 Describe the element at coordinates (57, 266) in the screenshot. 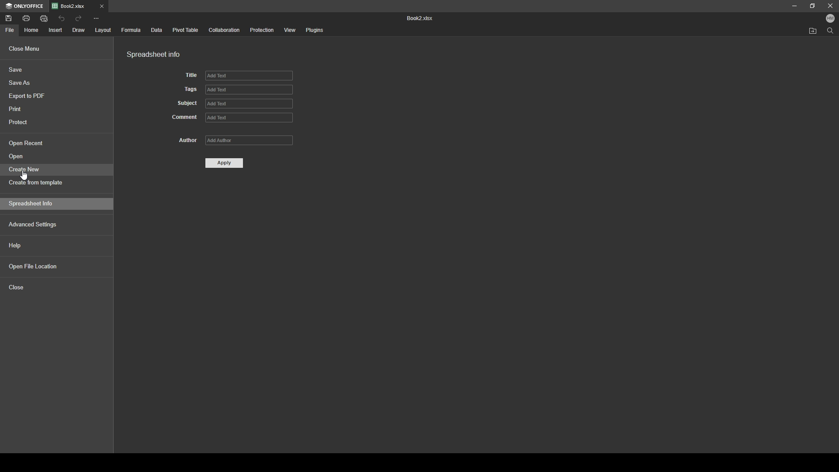

I see `open file location` at that location.